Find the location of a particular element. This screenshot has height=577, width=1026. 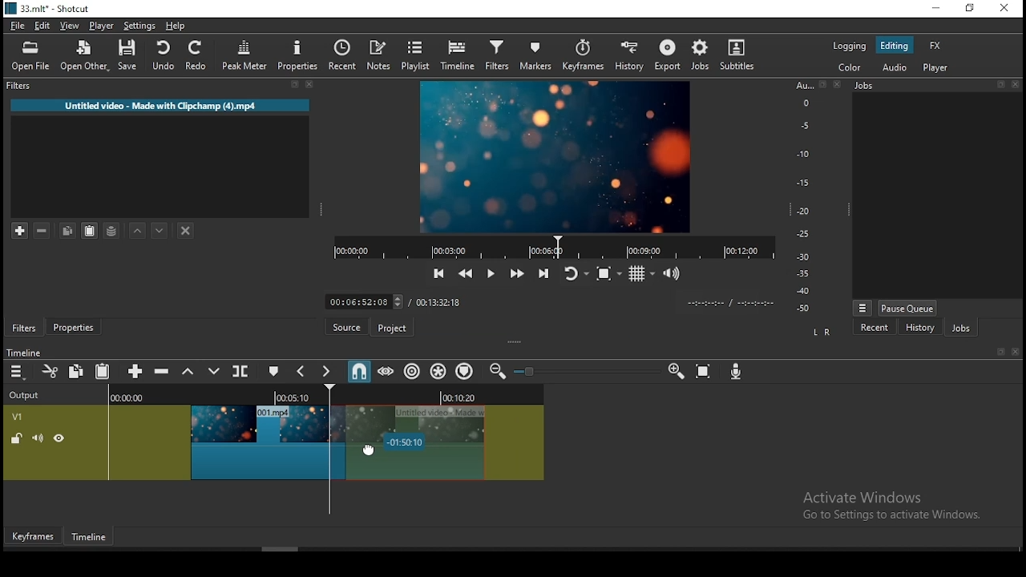

zoom timeline out is located at coordinates (499, 372).